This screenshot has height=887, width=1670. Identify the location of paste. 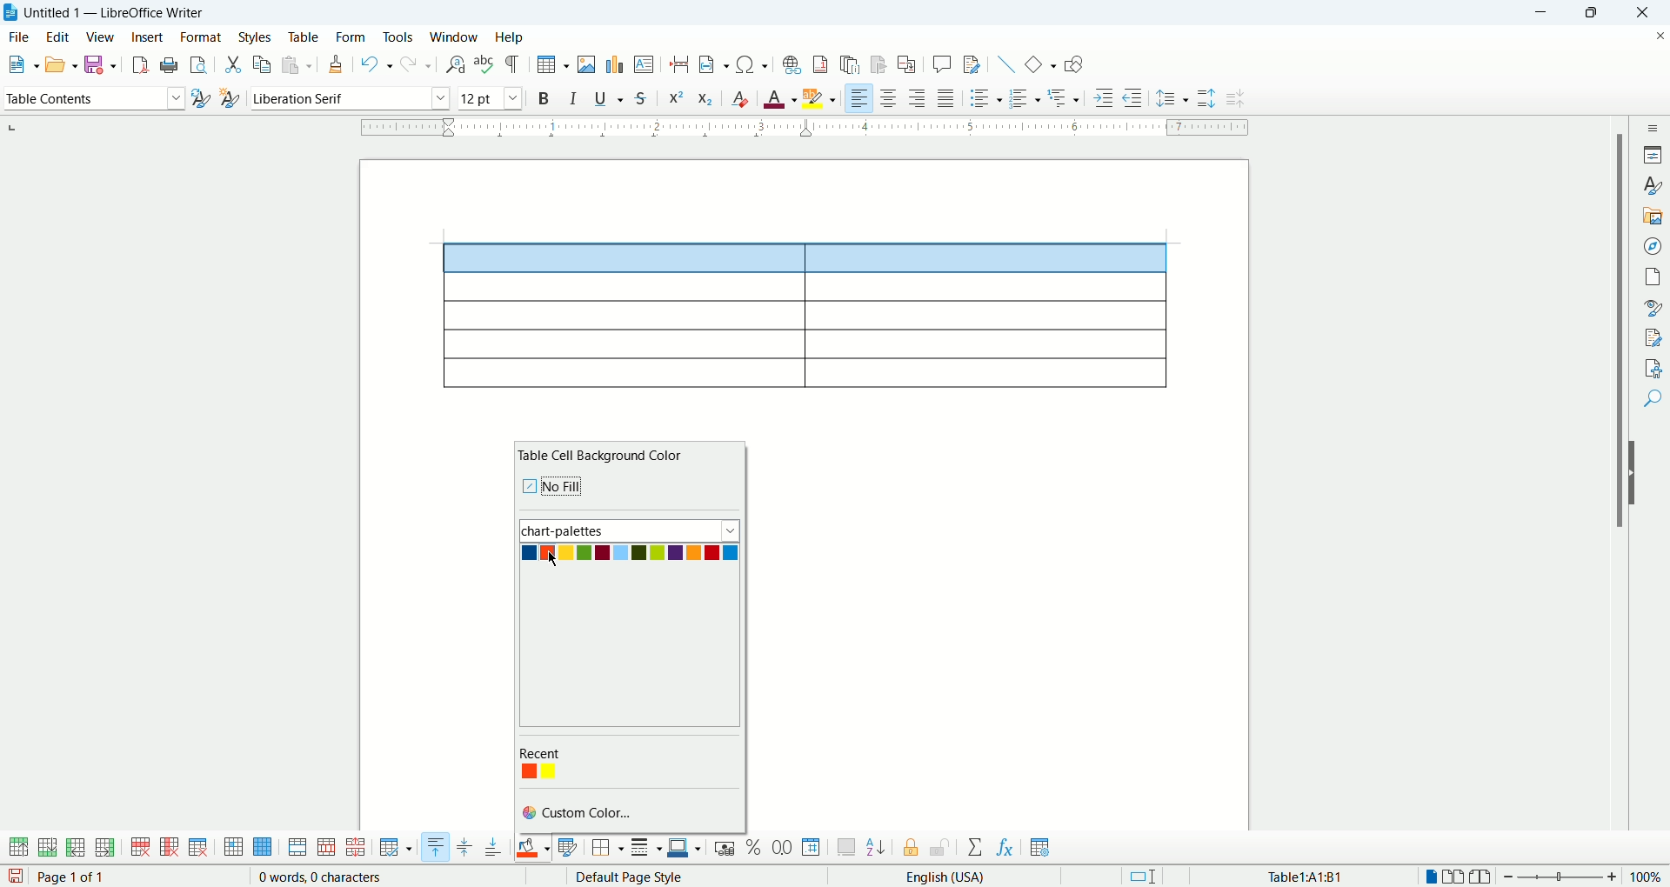
(297, 64).